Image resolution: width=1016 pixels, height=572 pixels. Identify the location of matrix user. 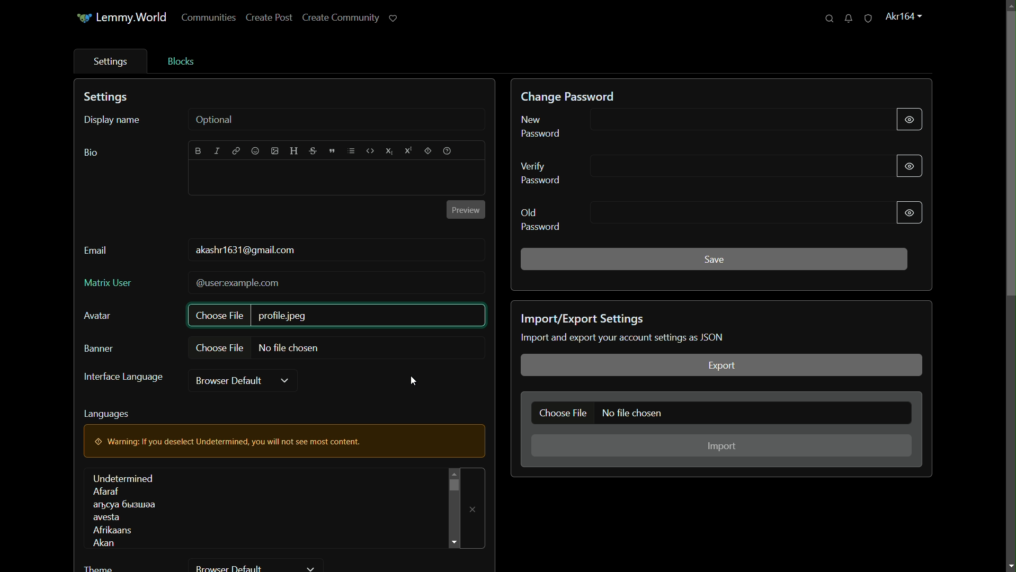
(107, 282).